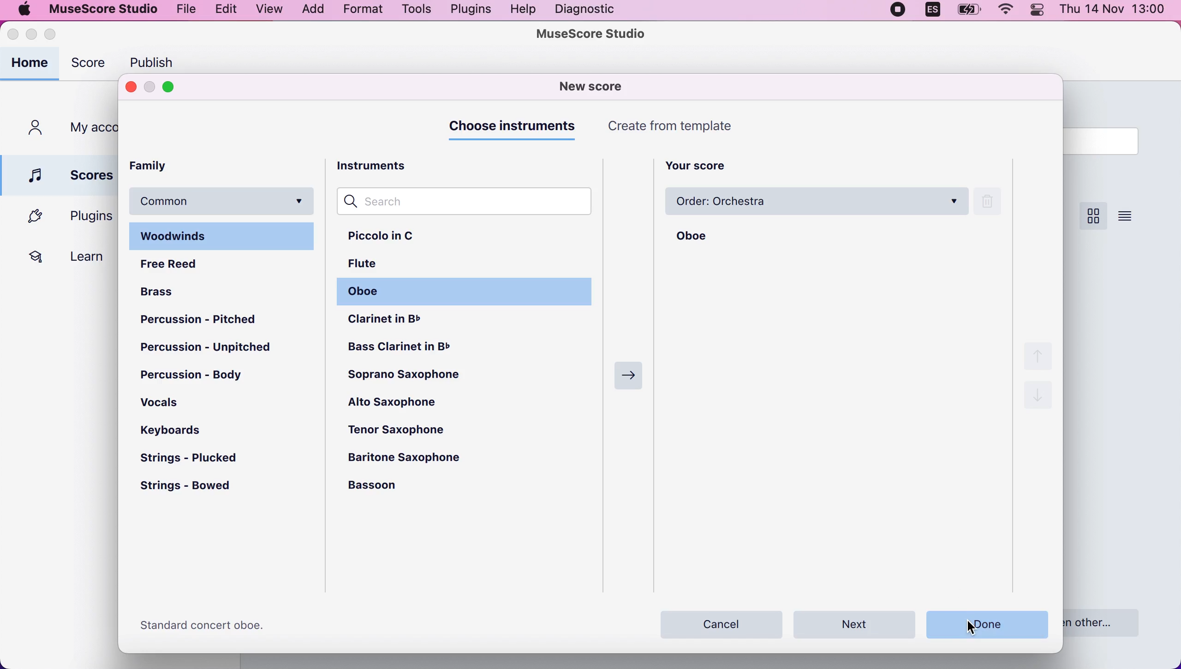  What do you see at coordinates (100, 9) in the screenshot?
I see `musescore studio` at bounding box center [100, 9].